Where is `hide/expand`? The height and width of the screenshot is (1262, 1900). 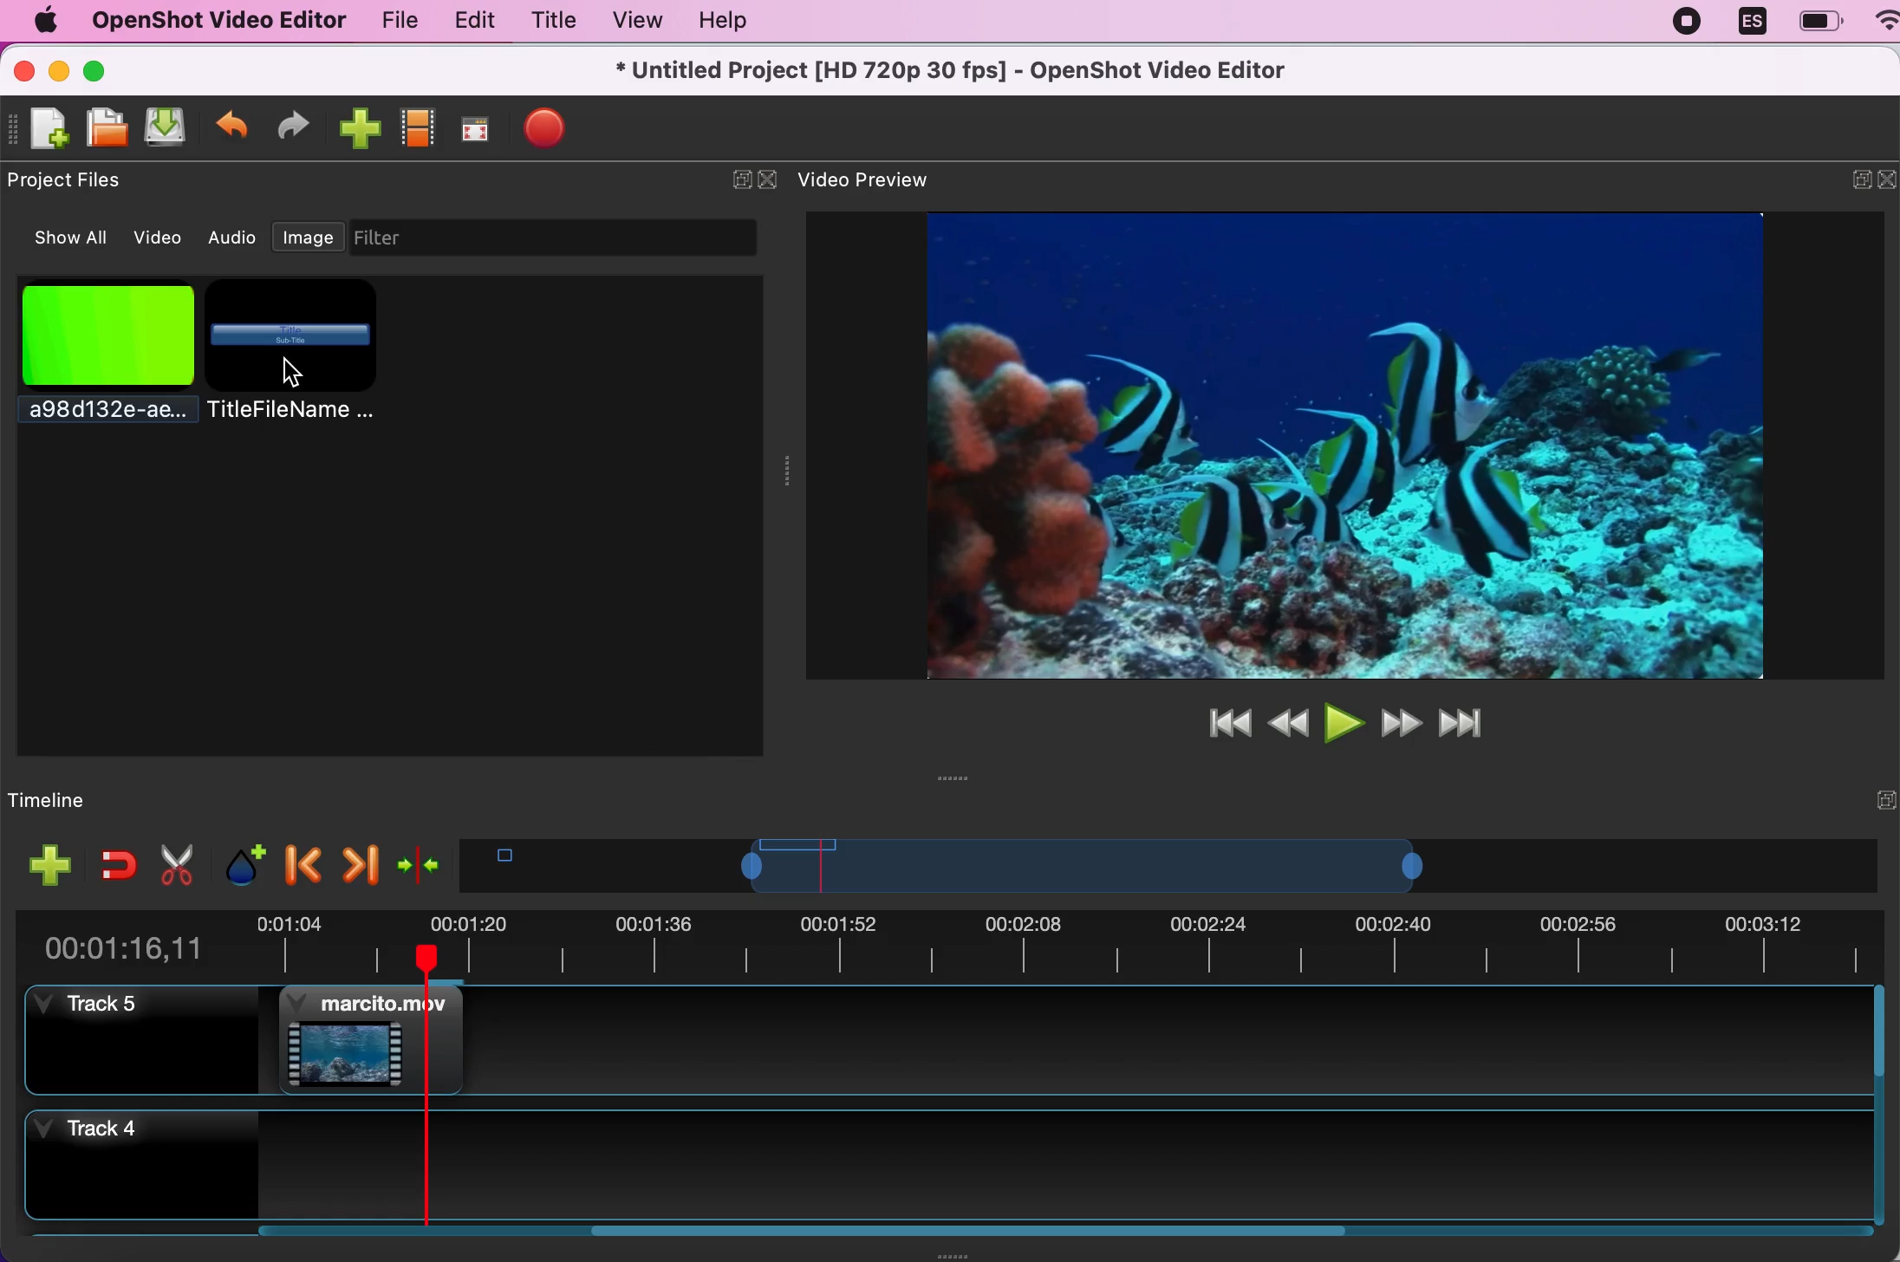
hide/expand is located at coordinates (741, 180).